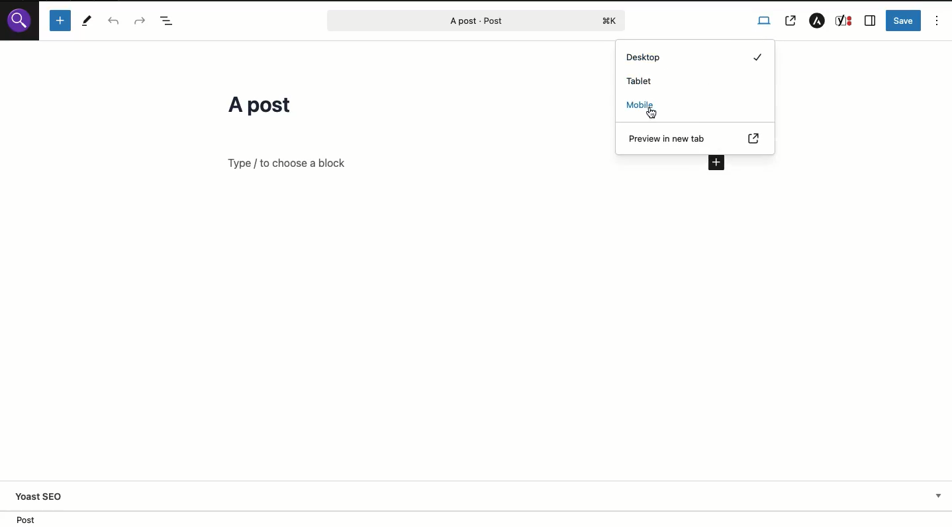 The image size is (952, 527). I want to click on View post, so click(793, 21).